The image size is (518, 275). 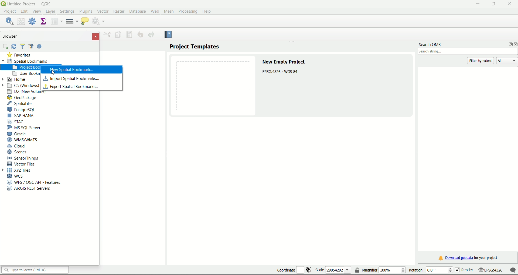 I want to click on add, so click(x=5, y=47).